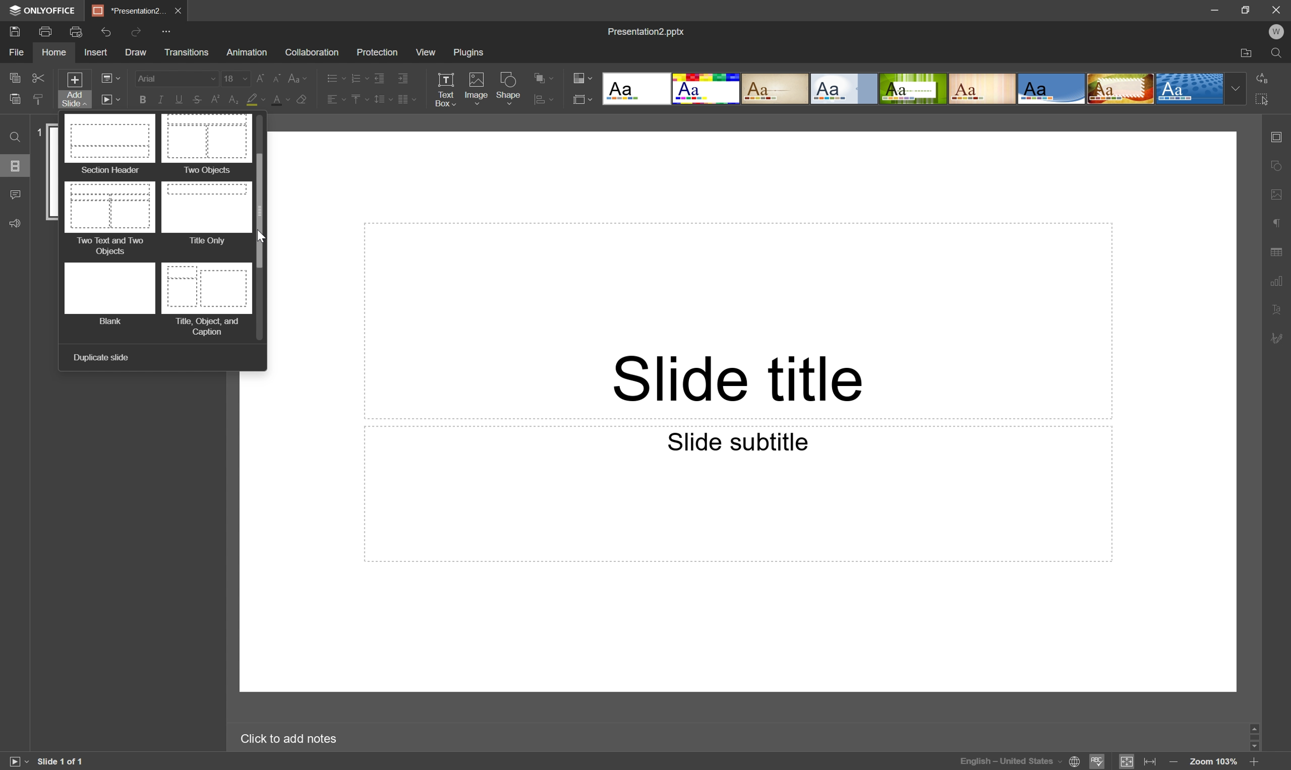 Image resolution: width=1291 pixels, height=770 pixels. Describe the element at coordinates (56, 53) in the screenshot. I see `Home` at that location.